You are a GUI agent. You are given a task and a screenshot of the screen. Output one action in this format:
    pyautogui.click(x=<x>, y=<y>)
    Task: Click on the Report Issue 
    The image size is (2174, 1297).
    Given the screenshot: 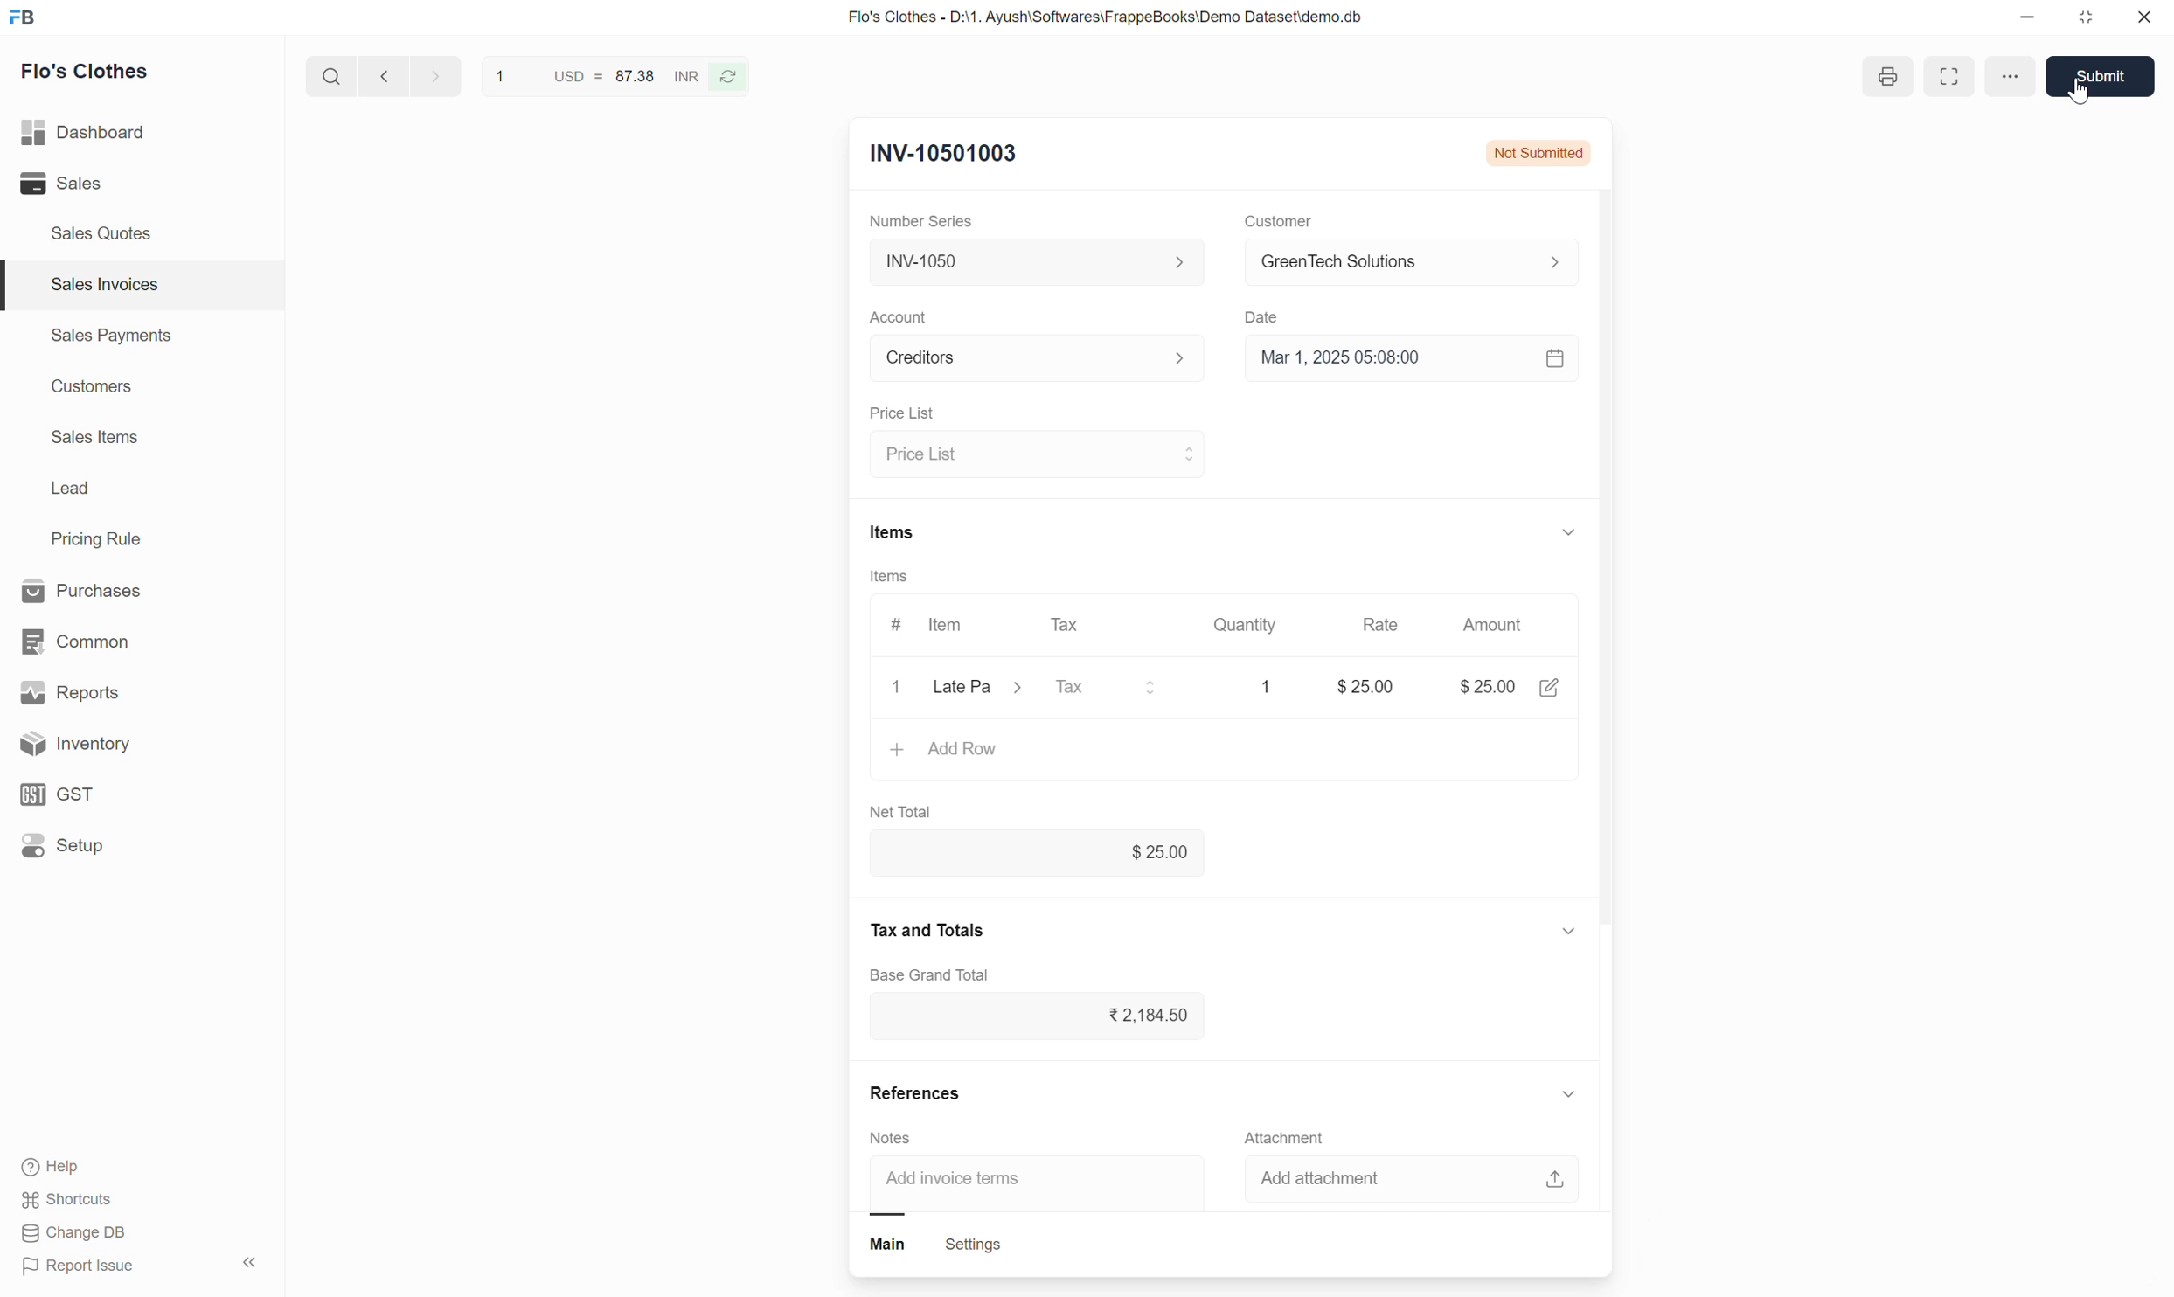 What is the action you would take?
    pyautogui.click(x=93, y=1269)
    